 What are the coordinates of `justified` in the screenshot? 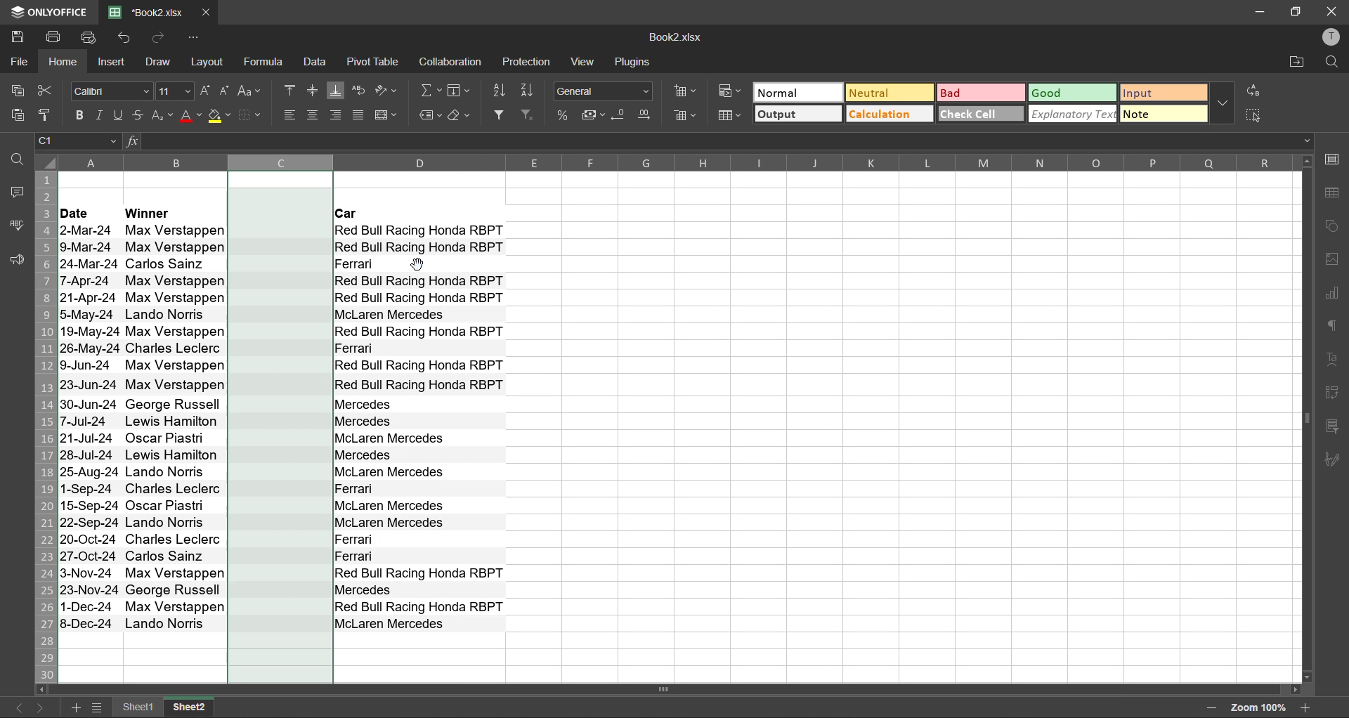 It's located at (360, 115).